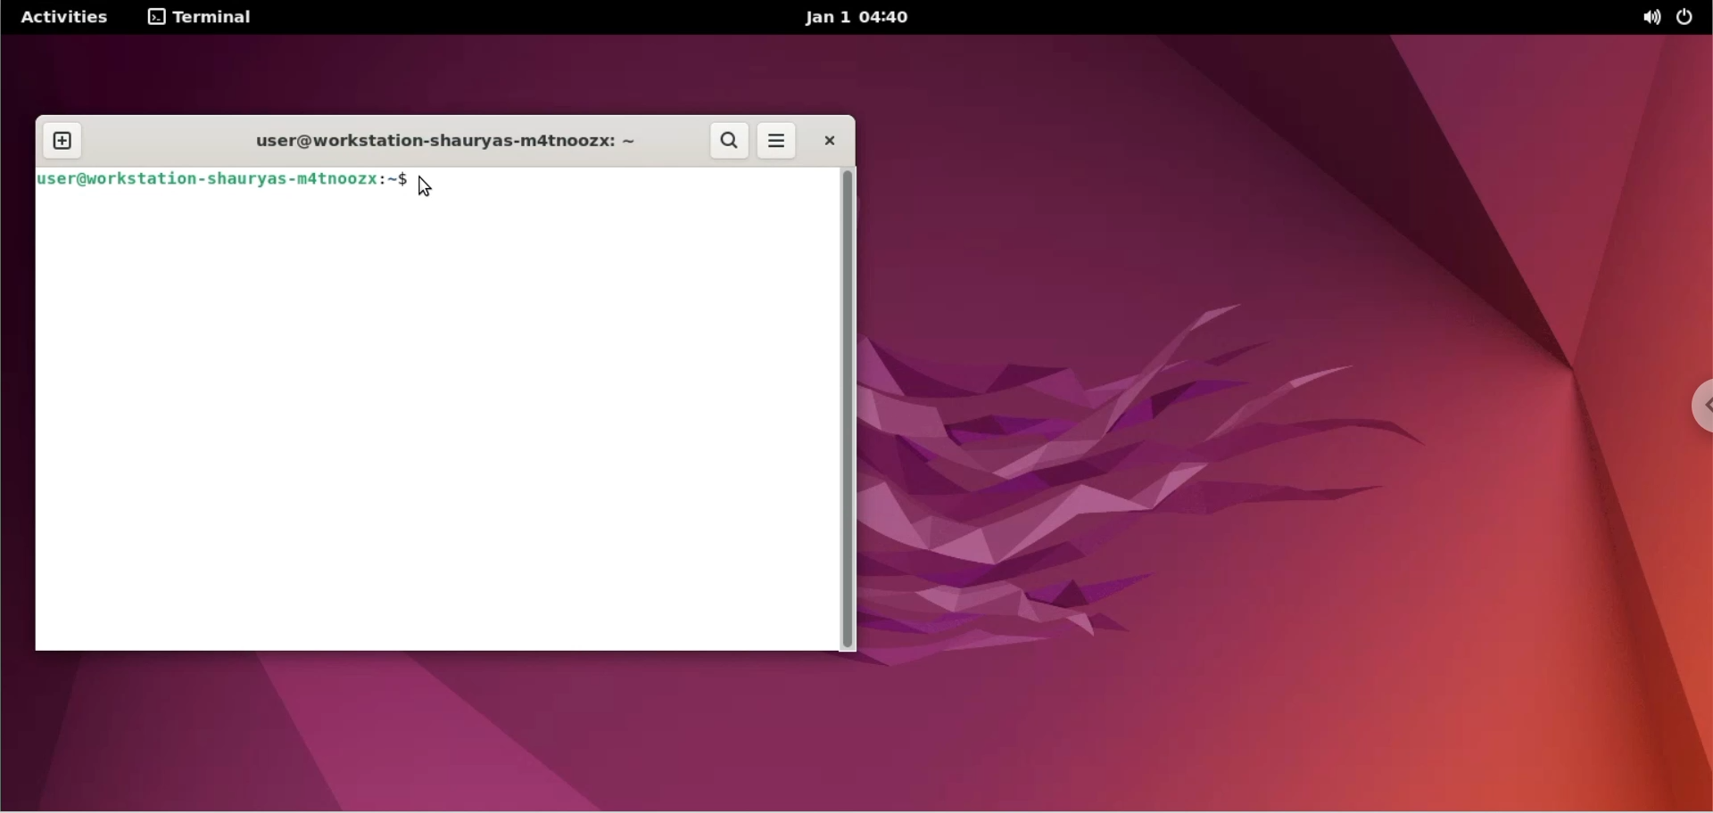 Image resolution: width=1713 pixels, height=813 pixels. What do you see at coordinates (780, 141) in the screenshot?
I see `more options` at bounding box center [780, 141].